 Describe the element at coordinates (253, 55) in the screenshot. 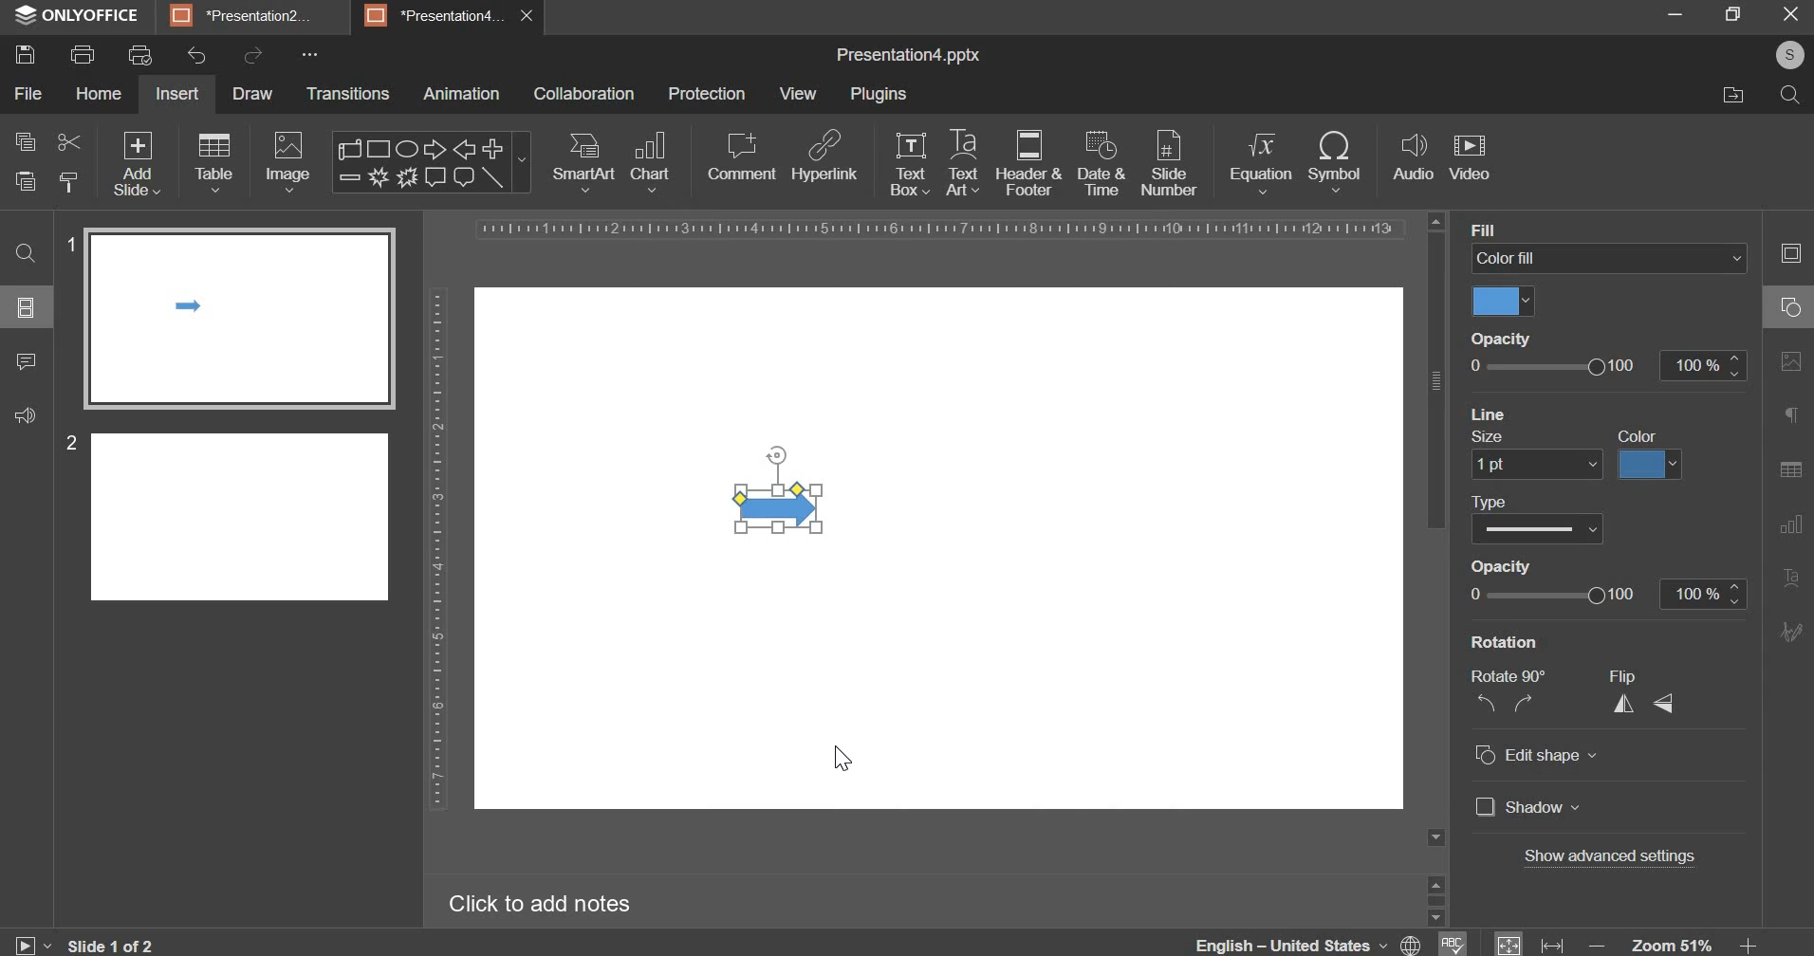

I see `redo` at that location.